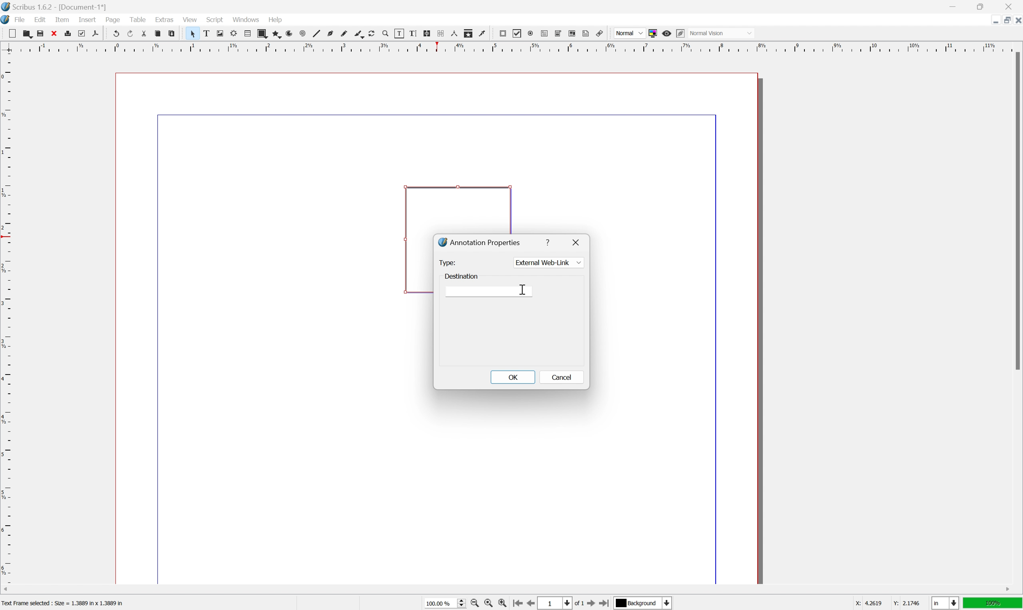  What do you see at coordinates (290, 33) in the screenshot?
I see `arc` at bounding box center [290, 33].